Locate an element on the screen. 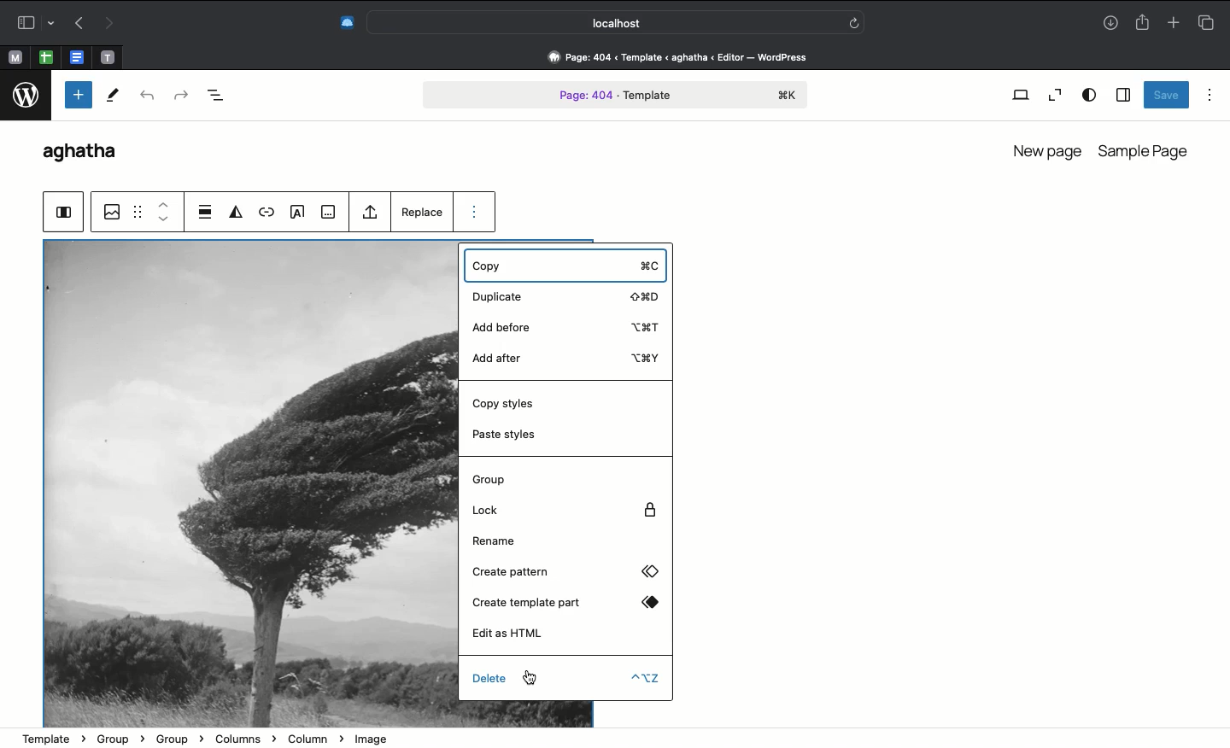 The image size is (1230, 748). Text on image is located at coordinates (296, 213).